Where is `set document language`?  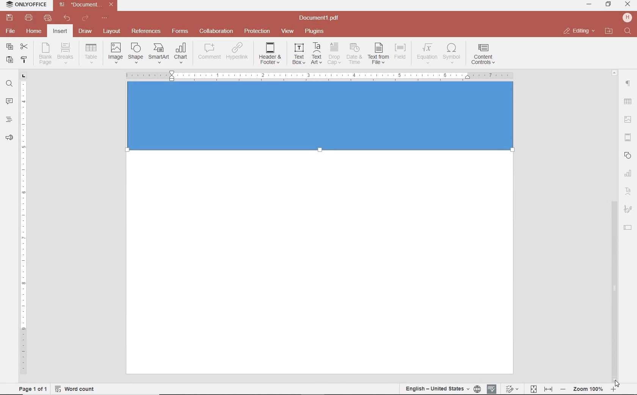
set document language is located at coordinates (442, 389).